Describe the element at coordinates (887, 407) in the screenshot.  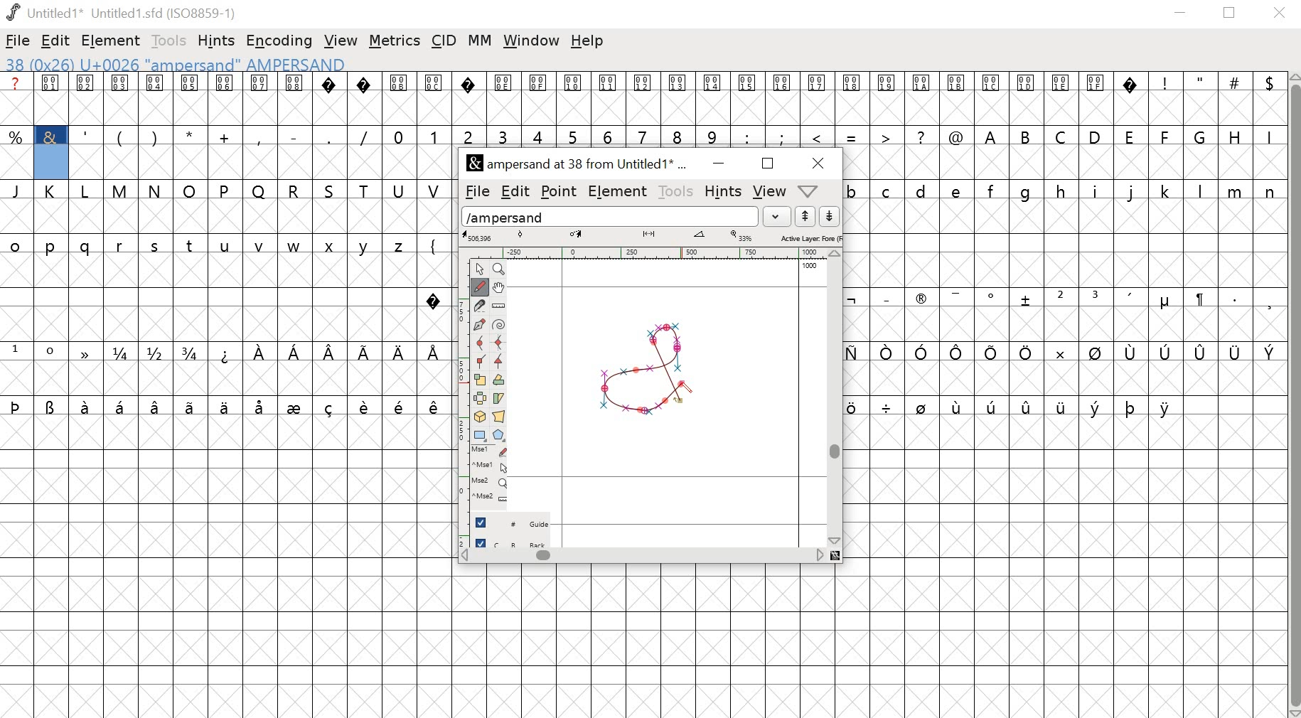
I see `symbol` at that location.